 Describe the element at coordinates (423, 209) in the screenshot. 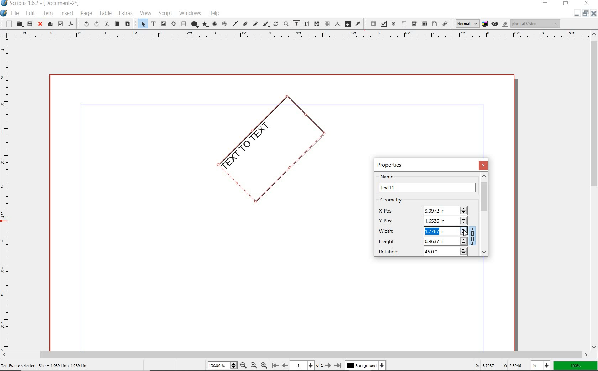

I see `X-POS` at that location.